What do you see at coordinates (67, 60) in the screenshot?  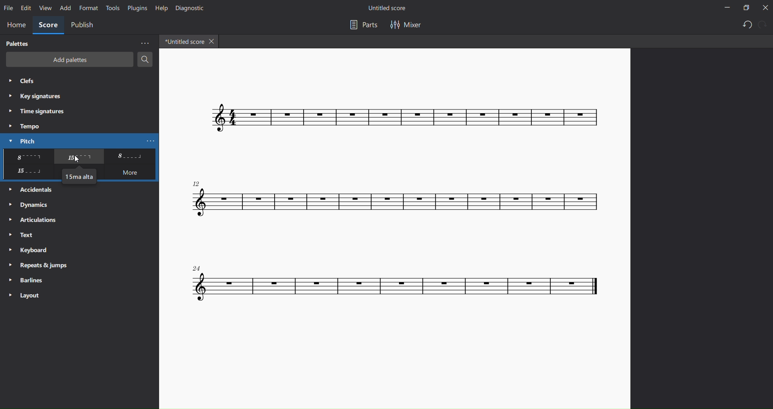 I see `add palettes` at bounding box center [67, 60].